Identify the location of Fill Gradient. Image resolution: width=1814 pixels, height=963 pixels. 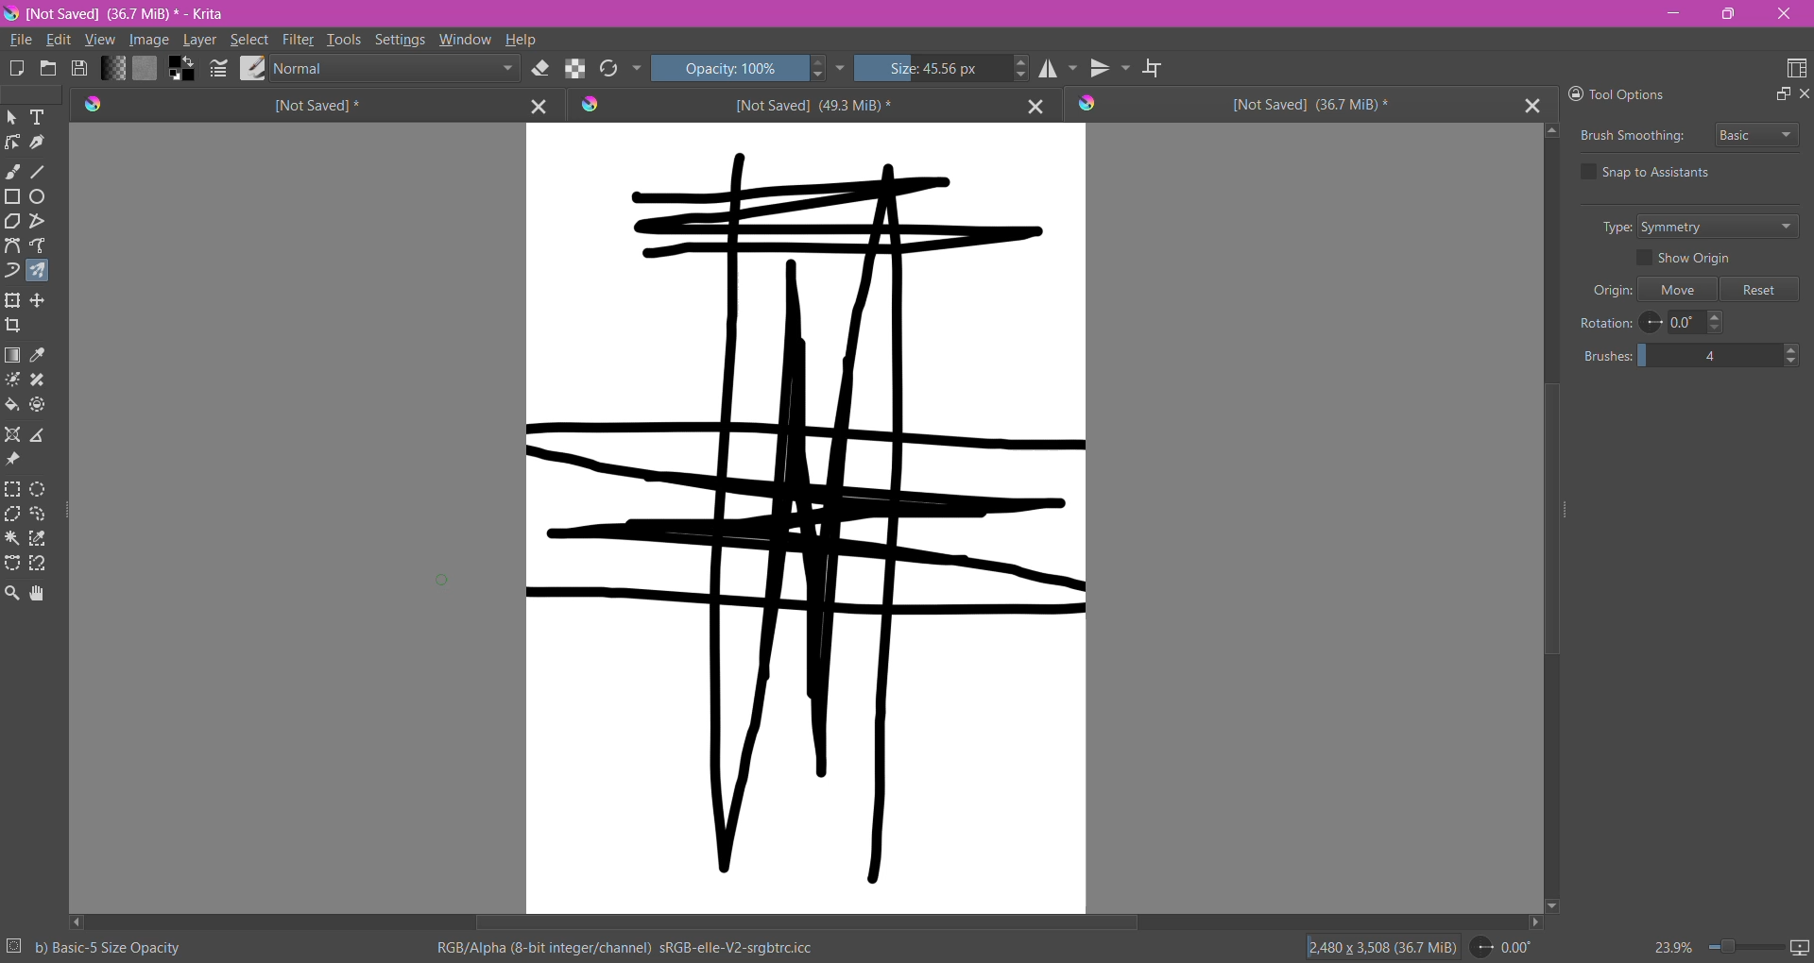
(113, 67).